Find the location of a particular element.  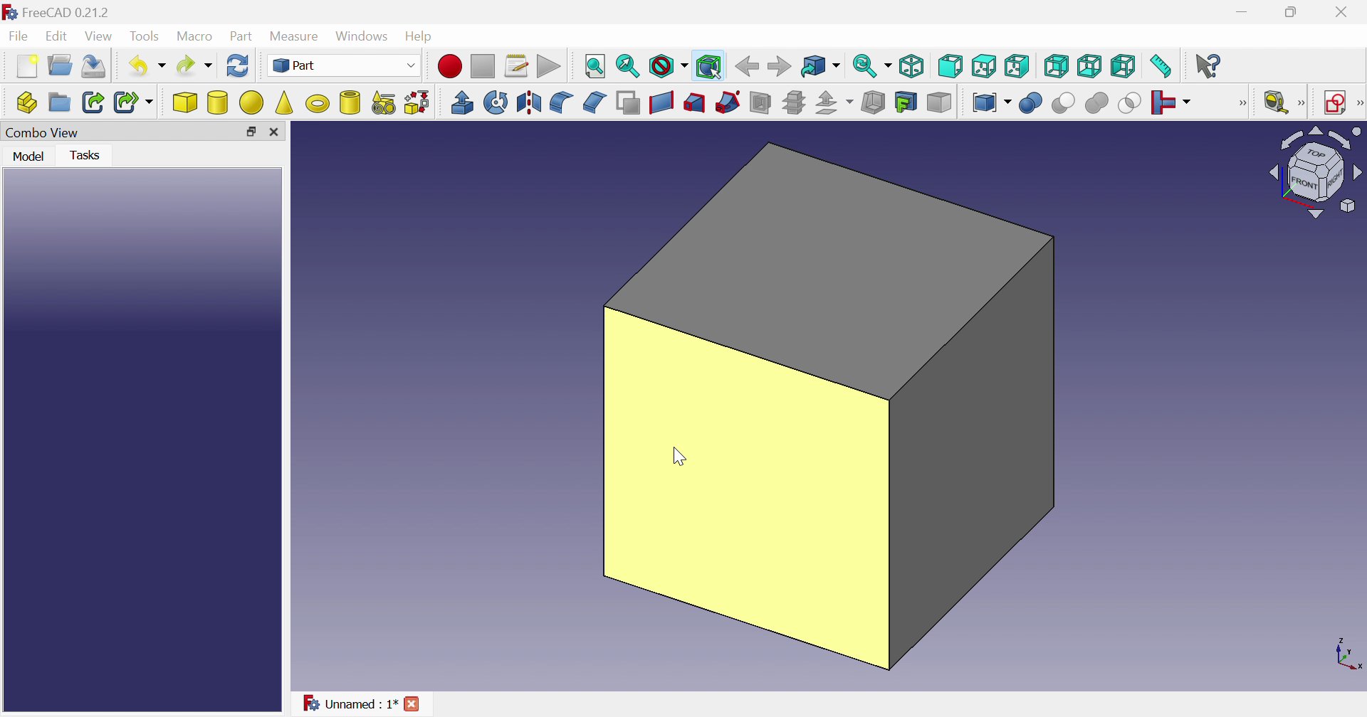

Torus is located at coordinates (317, 103).